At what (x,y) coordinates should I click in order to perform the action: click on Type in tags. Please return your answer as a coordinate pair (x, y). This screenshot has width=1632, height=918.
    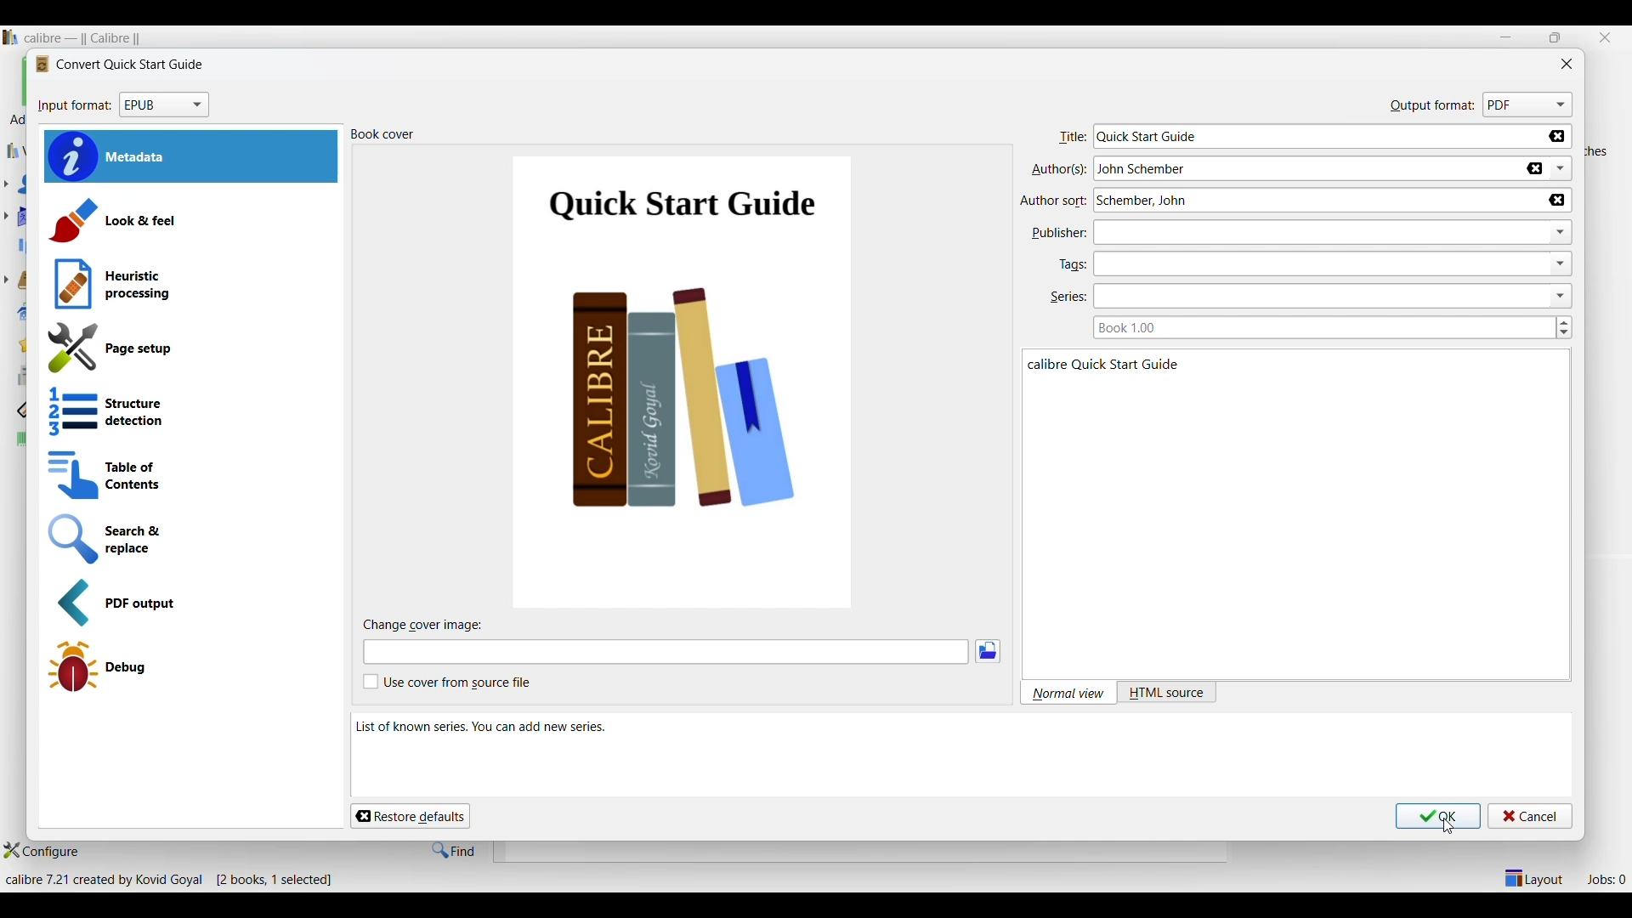
    Looking at the image, I should click on (1296, 263).